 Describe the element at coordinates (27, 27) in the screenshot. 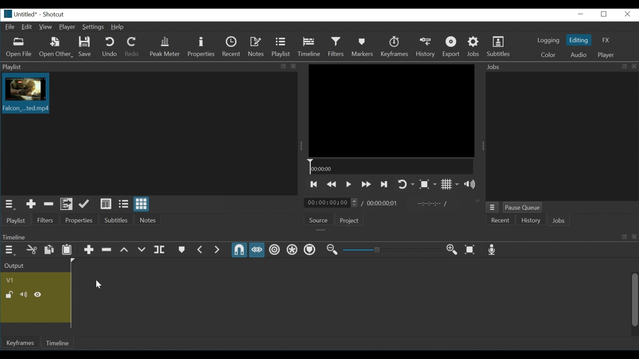

I see `Edit` at that location.